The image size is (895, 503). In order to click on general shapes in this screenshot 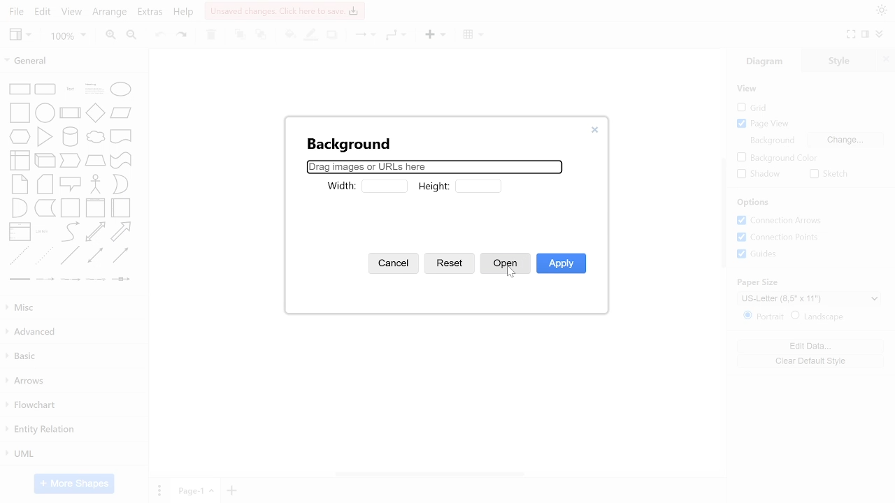, I will do `click(18, 88)`.